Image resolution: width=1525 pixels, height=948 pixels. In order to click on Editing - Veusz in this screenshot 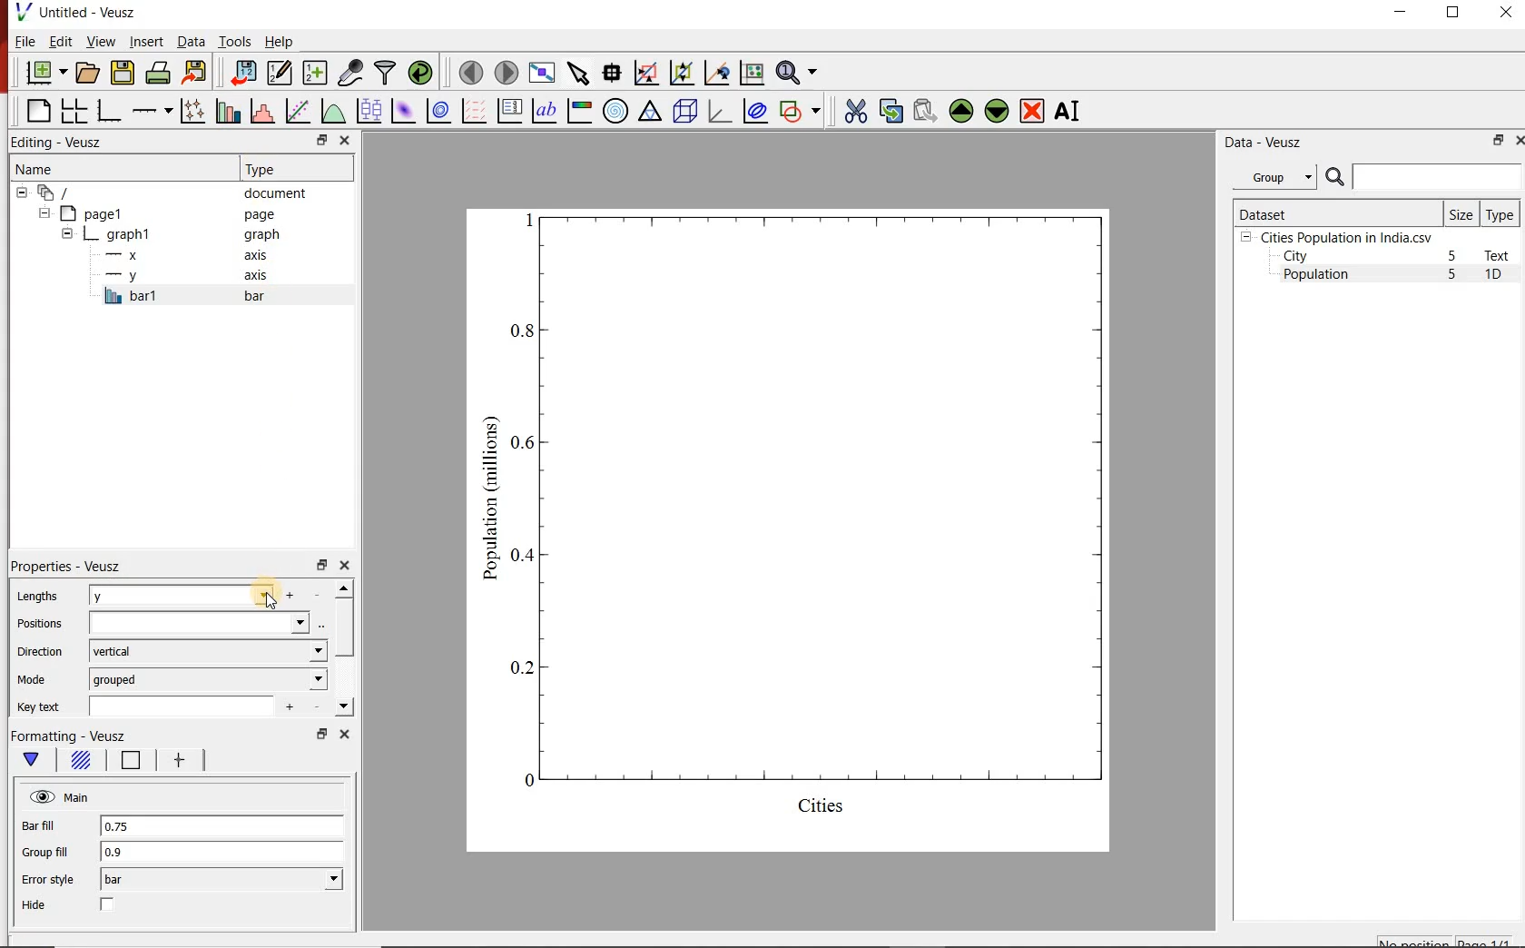, I will do `click(66, 142)`.